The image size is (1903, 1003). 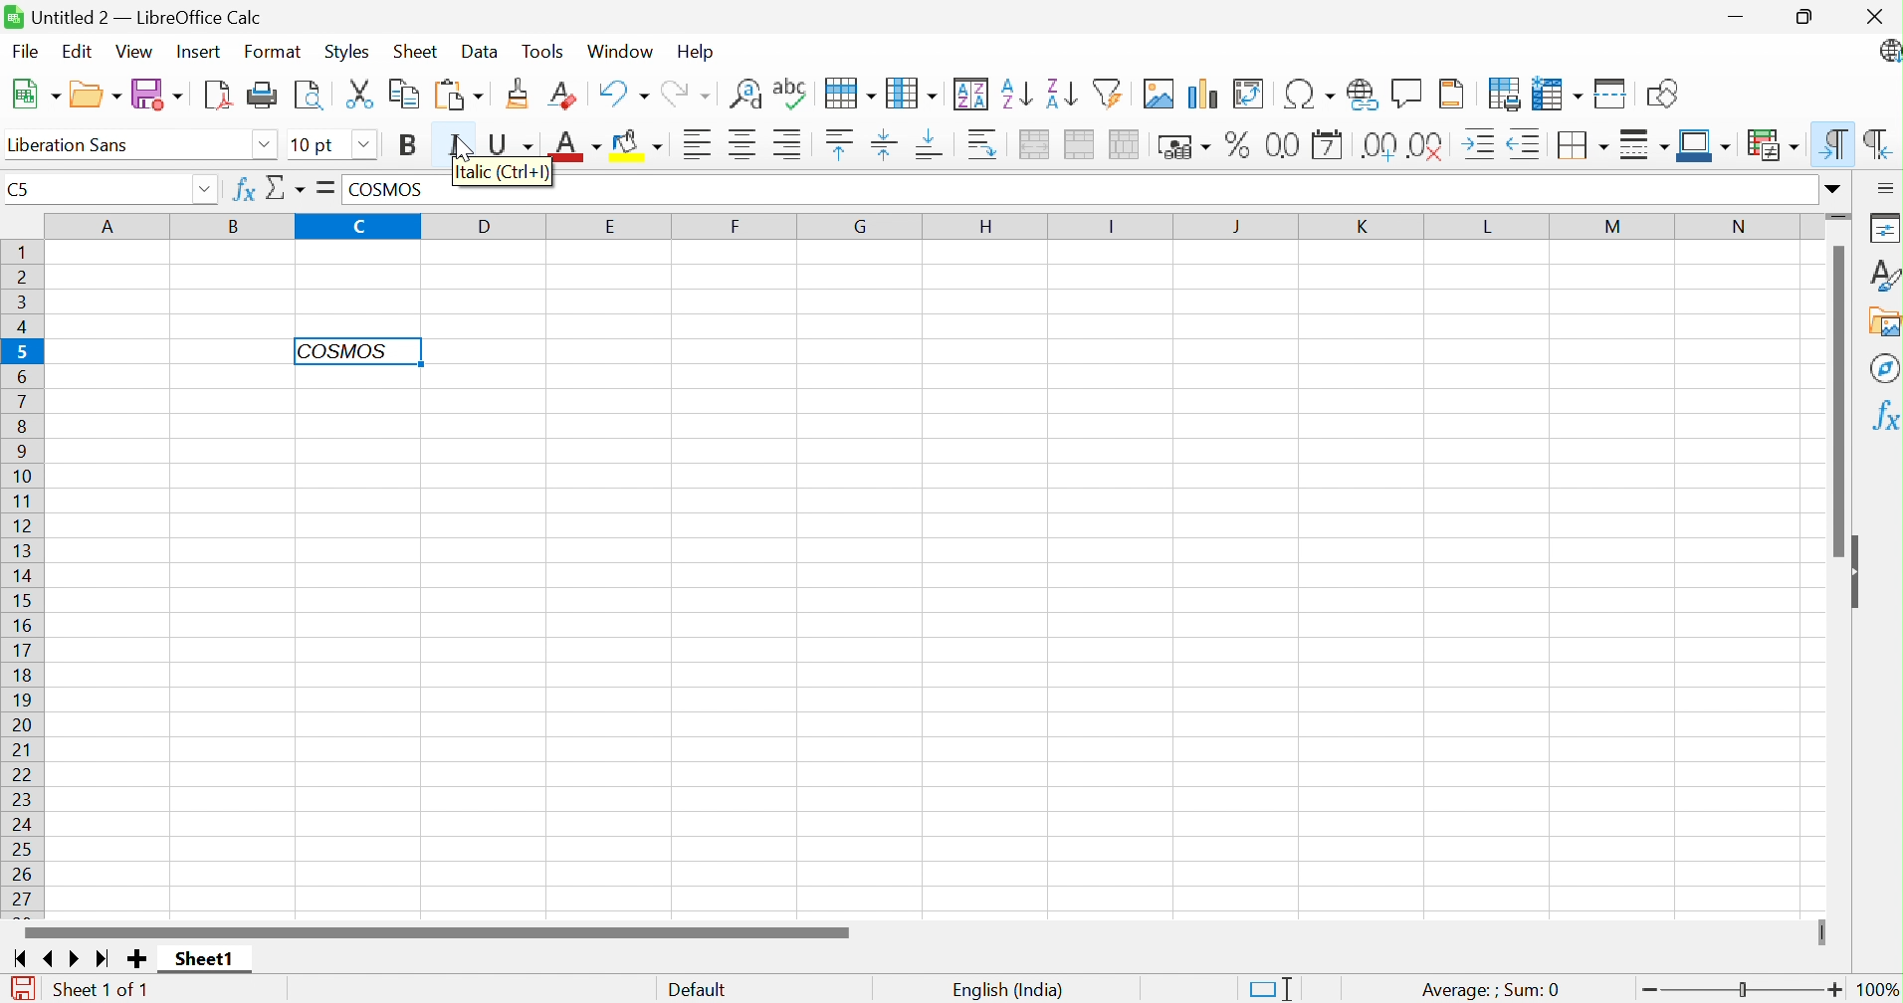 What do you see at coordinates (401, 96) in the screenshot?
I see `Copy` at bounding box center [401, 96].